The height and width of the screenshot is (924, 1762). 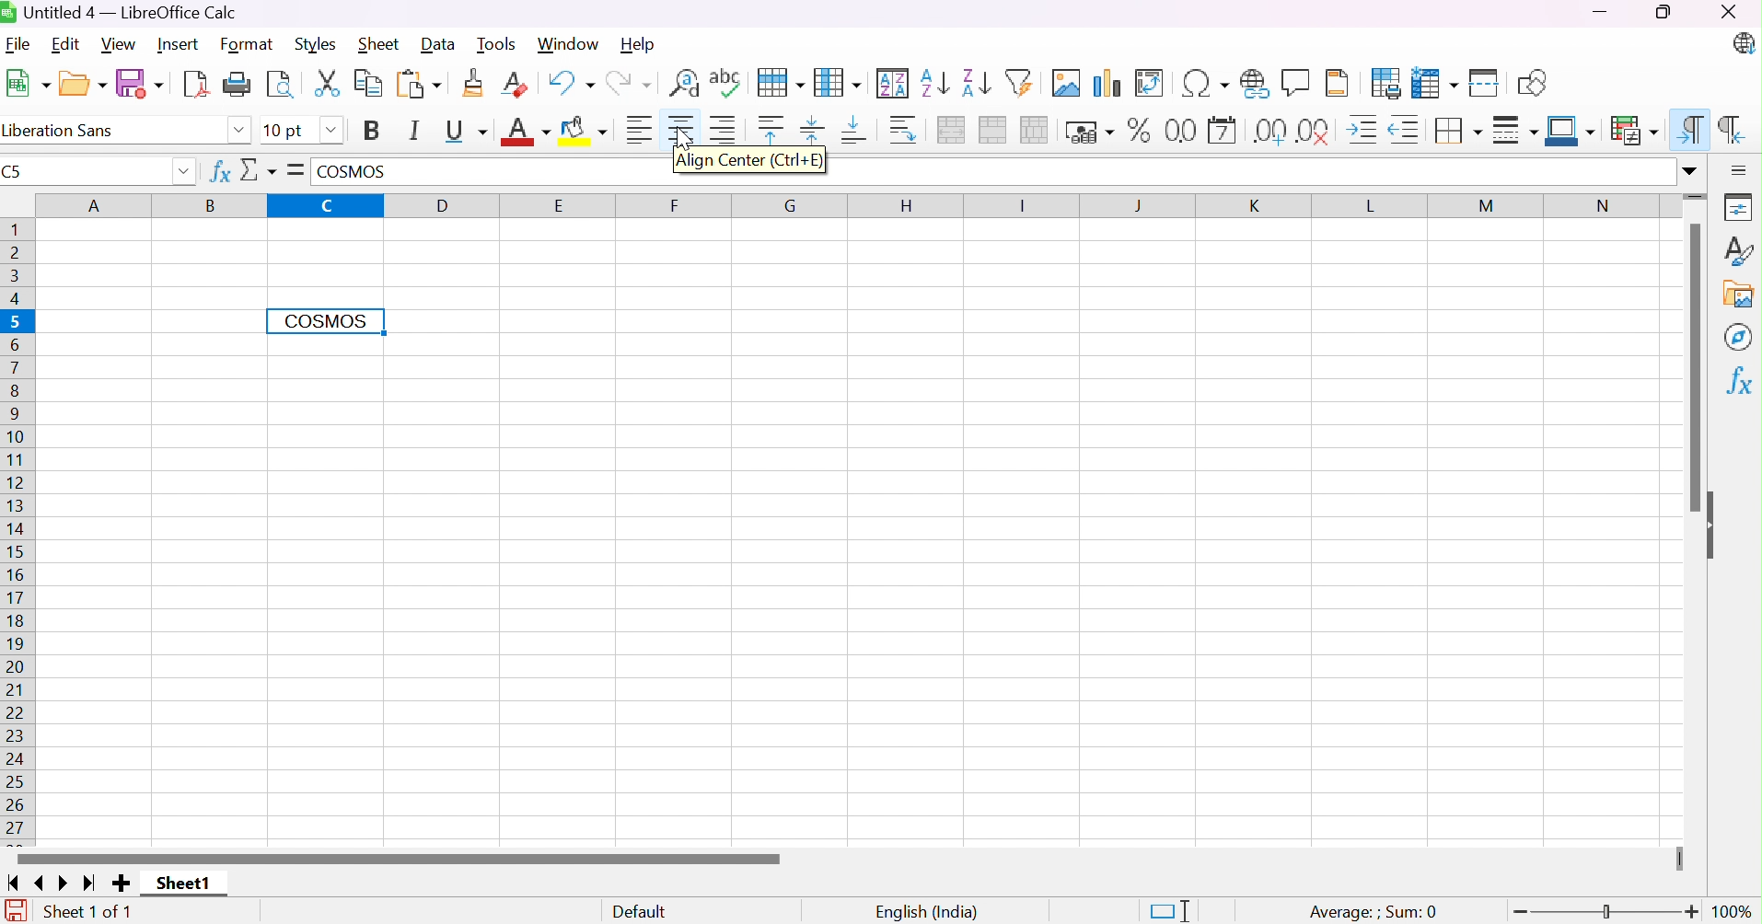 I want to click on Copy, so click(x=368, y=83).